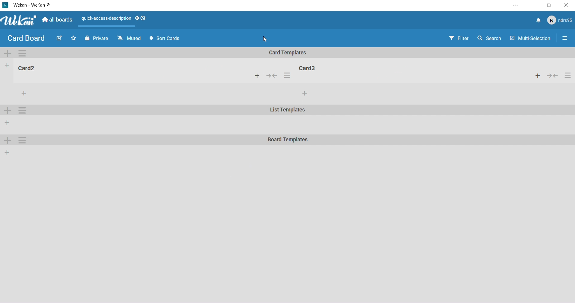 The image size is (575, 303). Describe the element at coordinates (315, 67) in the screenshot. I see `Card` at that location.